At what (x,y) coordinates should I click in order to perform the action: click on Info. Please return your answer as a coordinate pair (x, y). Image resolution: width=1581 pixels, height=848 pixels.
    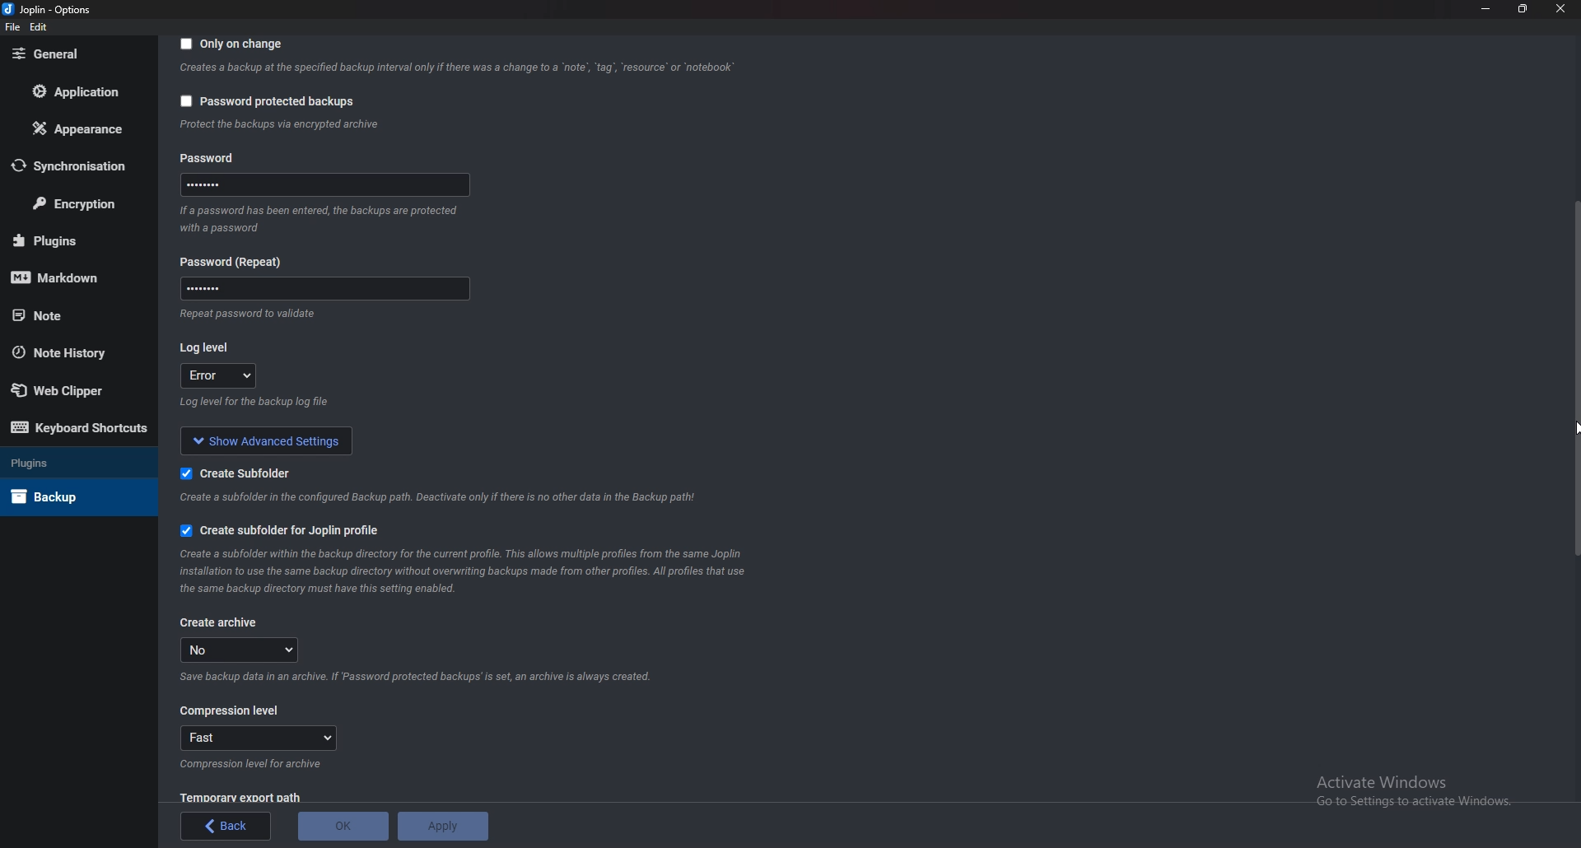
    Looking at the image, I should click on (253, 765).